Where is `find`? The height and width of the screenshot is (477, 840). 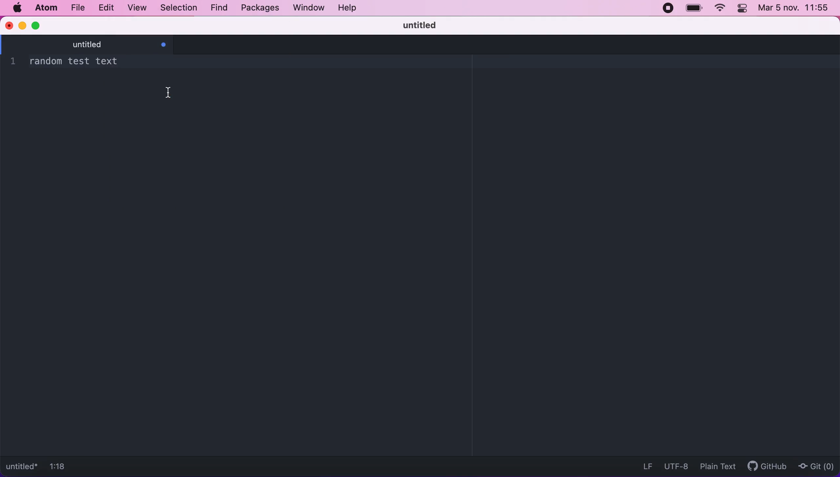 find is located at coordinates (219, 9).